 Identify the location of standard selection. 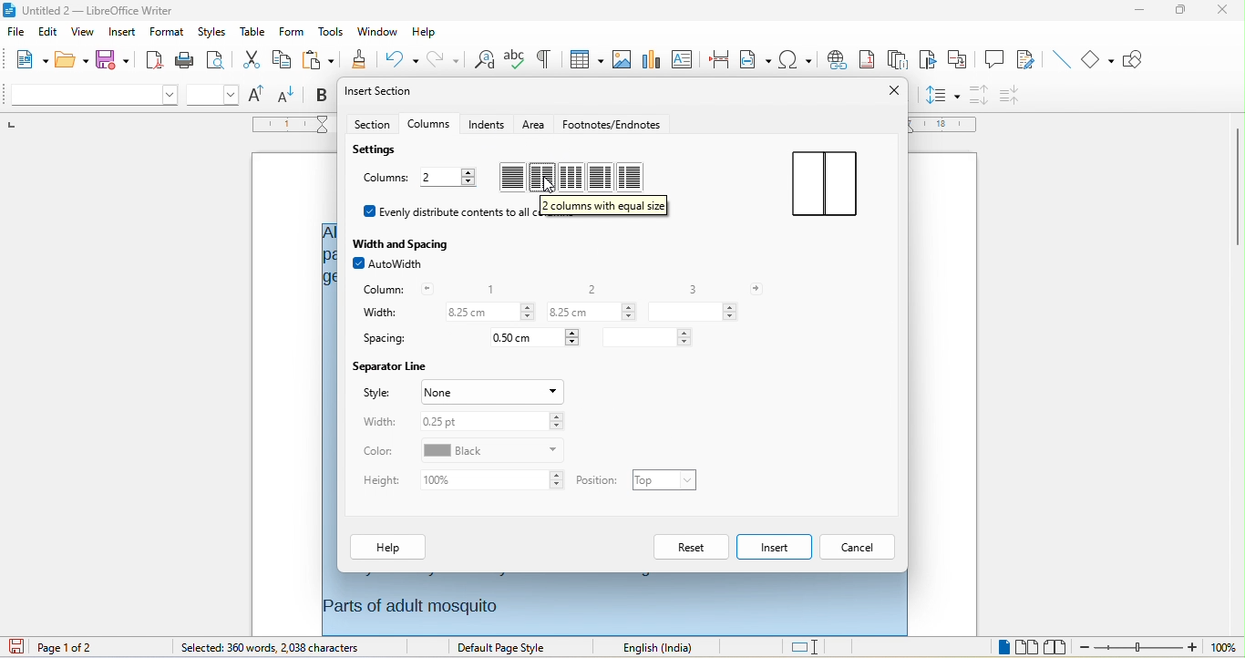
(811, 647).